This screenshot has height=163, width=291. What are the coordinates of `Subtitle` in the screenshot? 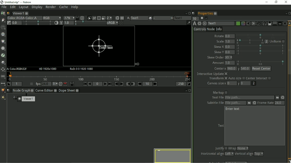 It's located at (249, 103).